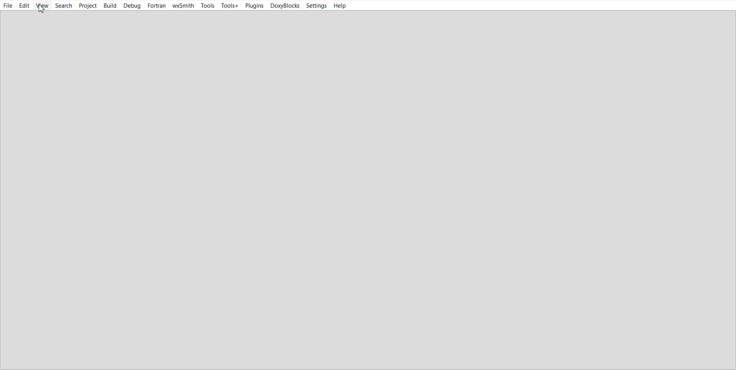 The height and width of the screenshot is (370, 736). Describe the element at coordinates (133, 6) in the screenshot. I see `Debug` at that location.